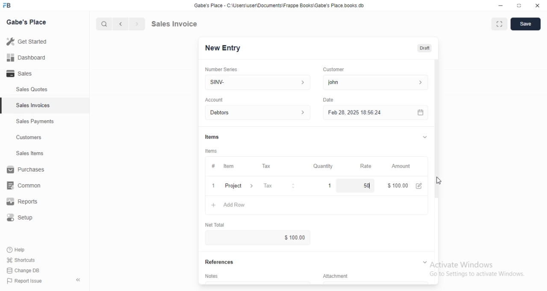 The image size is (547, 291). I want to click on Customer, so click(337, 69).